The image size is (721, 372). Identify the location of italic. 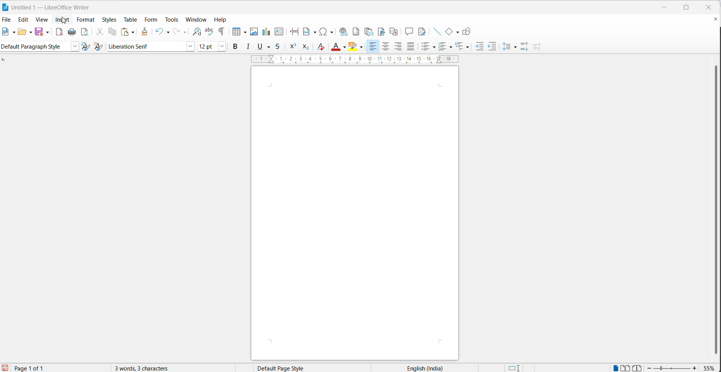
(249, 47).